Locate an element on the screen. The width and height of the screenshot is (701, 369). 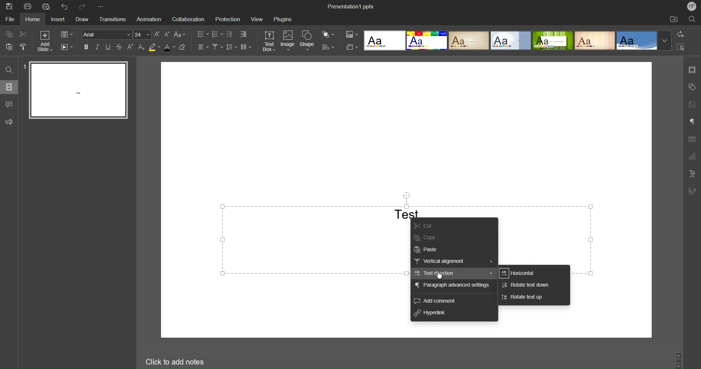
Font Size is located at coordinates (142, 35).